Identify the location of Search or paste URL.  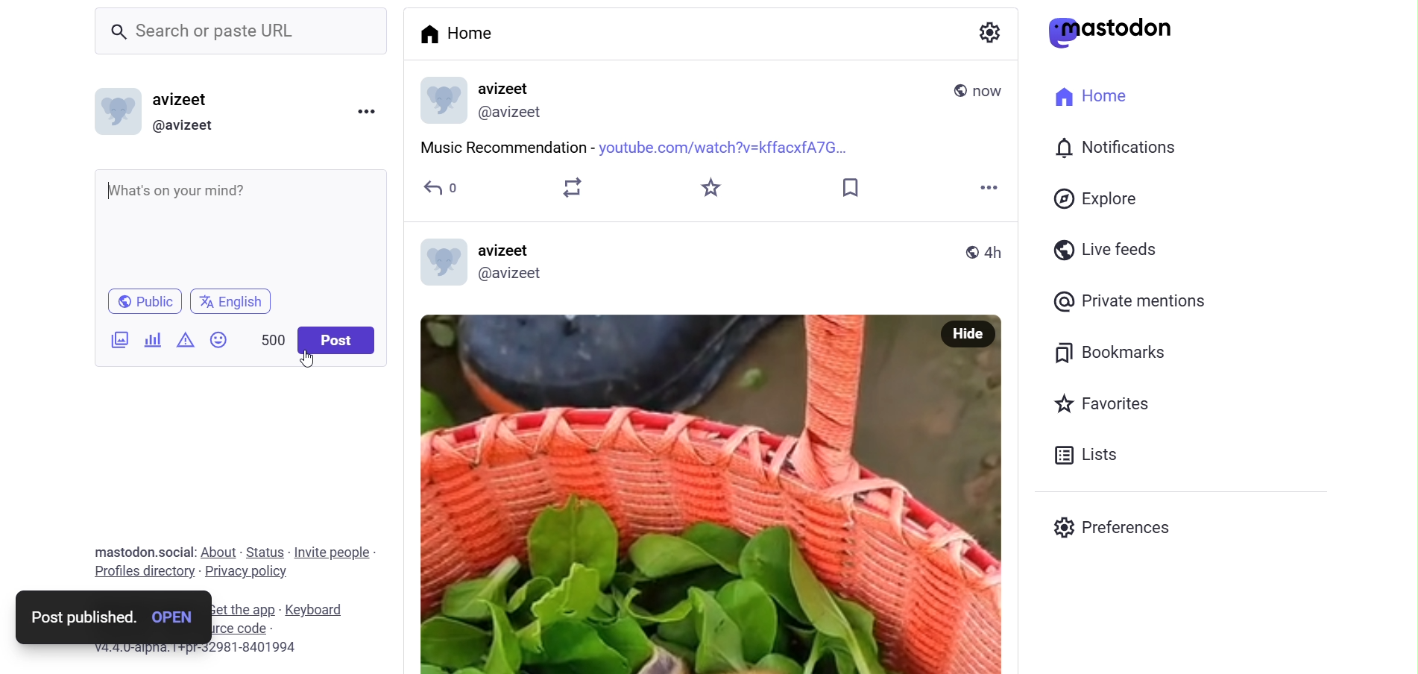
(240, 33).